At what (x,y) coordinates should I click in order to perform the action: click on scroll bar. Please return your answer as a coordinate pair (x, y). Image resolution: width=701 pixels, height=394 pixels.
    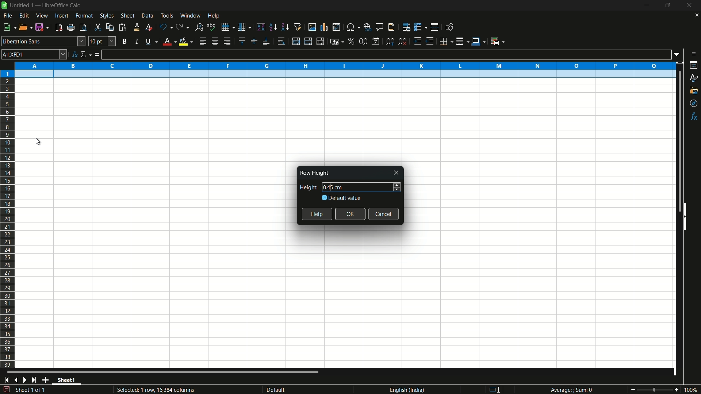
    Looking at the image, I should click on (675, 142).